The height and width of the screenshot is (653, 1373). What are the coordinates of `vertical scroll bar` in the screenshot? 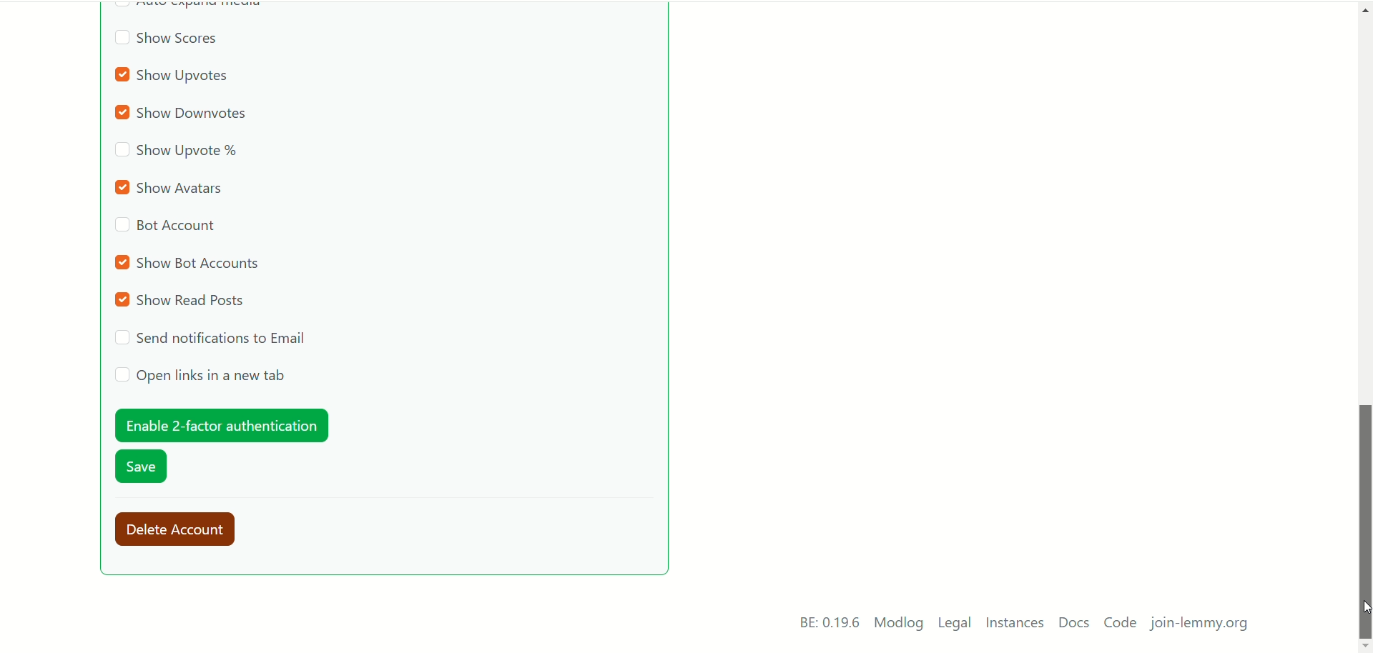 It's located at (1364, 321).